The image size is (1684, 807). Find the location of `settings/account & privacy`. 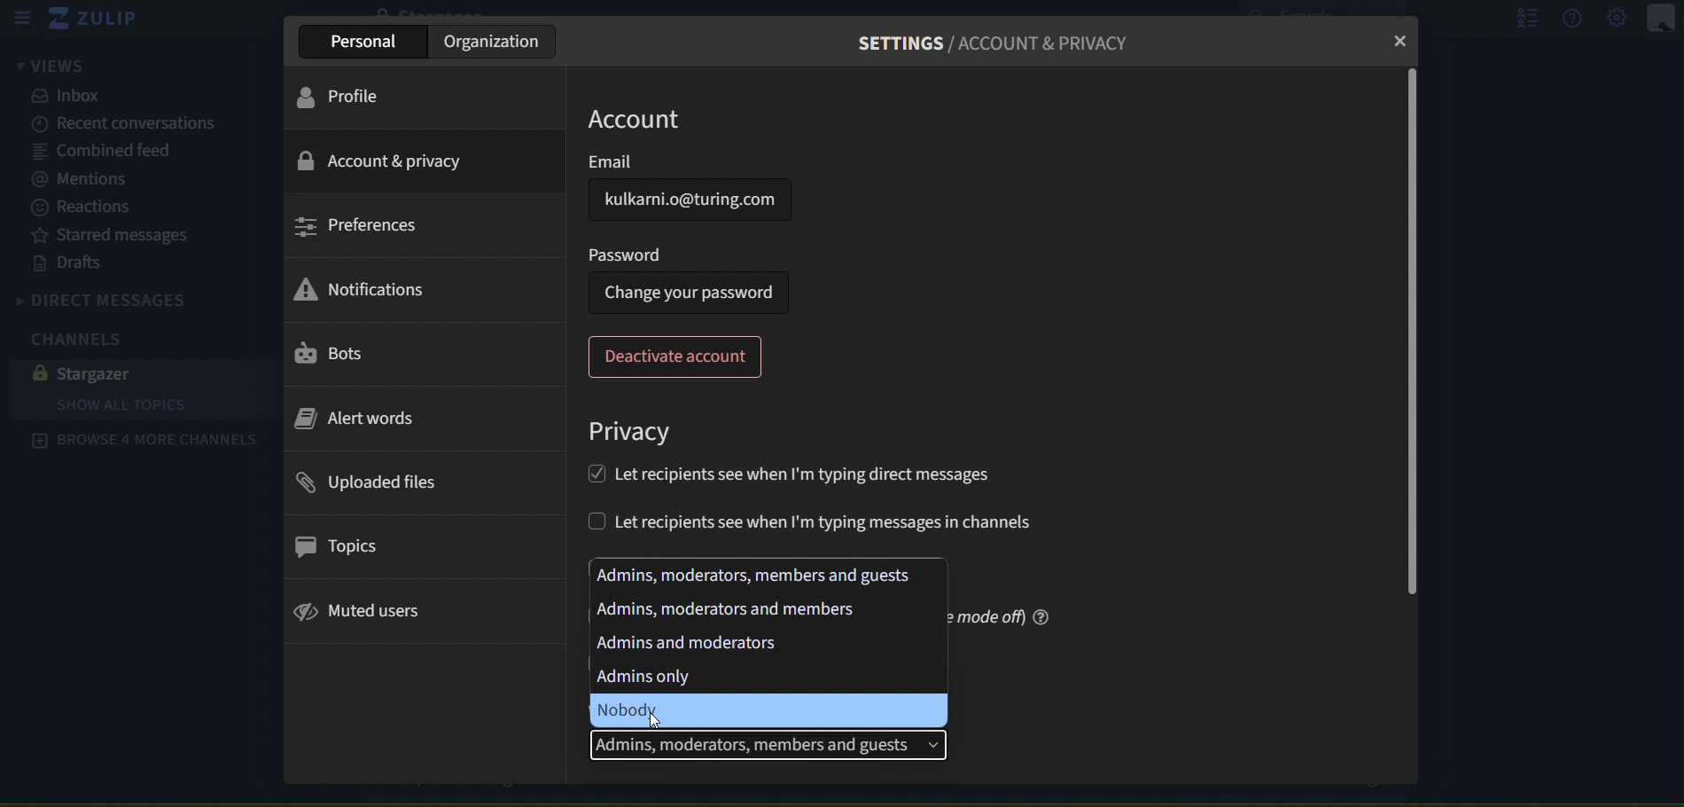

settings/account & privacy is located at coordinates (1002, 45).